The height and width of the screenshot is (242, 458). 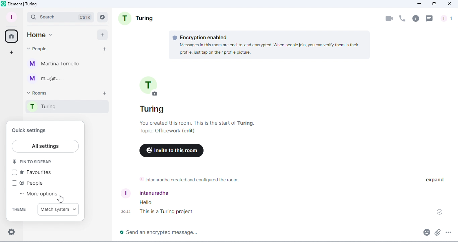 What do you see at coordinates (434, 4) in the screenshot?
I see `Maximize` at bounding box center [434, 4].